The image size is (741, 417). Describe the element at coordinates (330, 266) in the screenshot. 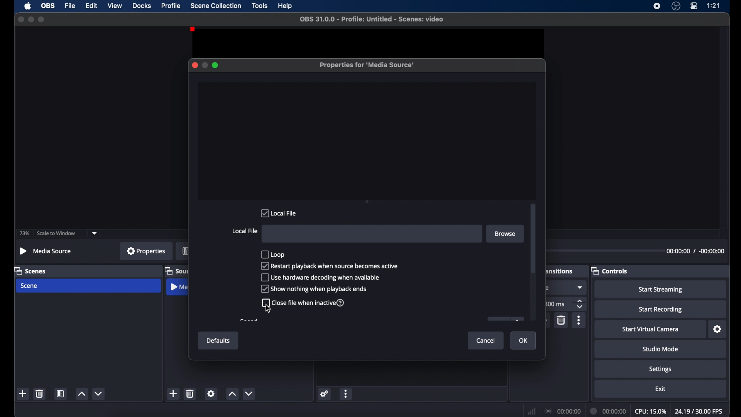

I see `restart playback when source becomes active` at that location.